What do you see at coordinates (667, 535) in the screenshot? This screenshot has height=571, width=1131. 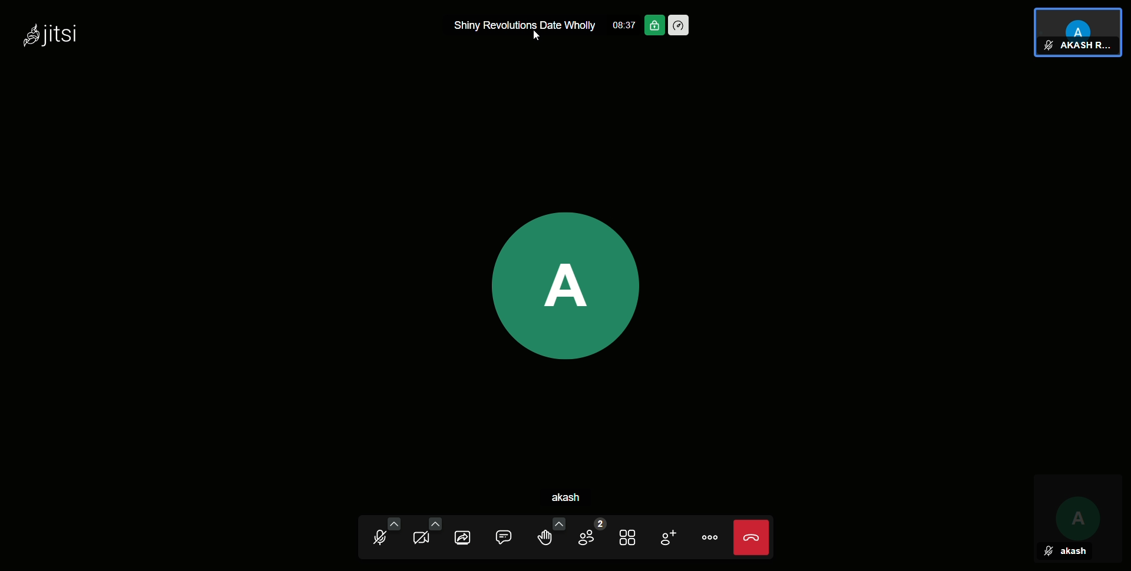 I see `invite people` at bounding box center [667, 535].